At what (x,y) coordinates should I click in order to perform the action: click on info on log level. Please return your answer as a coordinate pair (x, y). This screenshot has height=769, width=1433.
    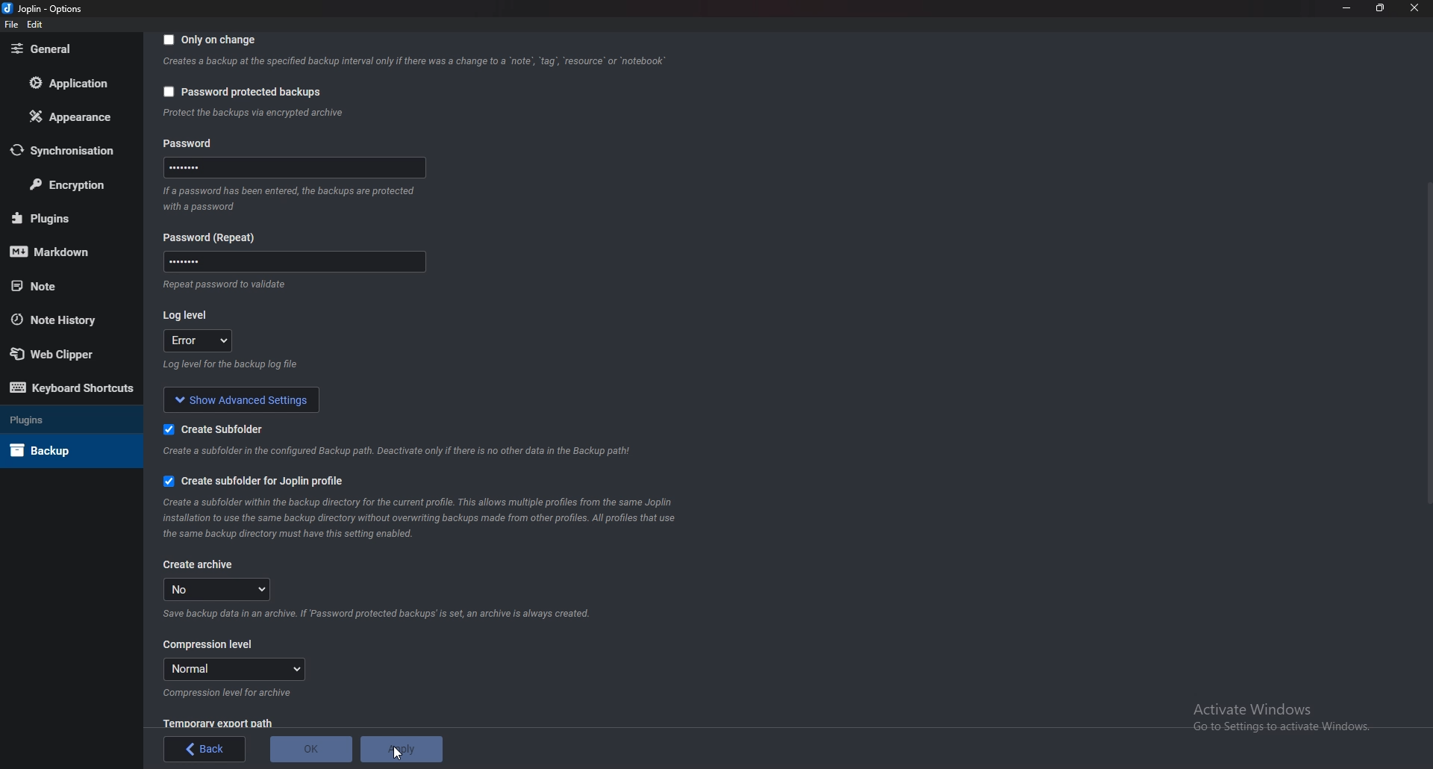
    Looking at the image, I should click on (232, 365).